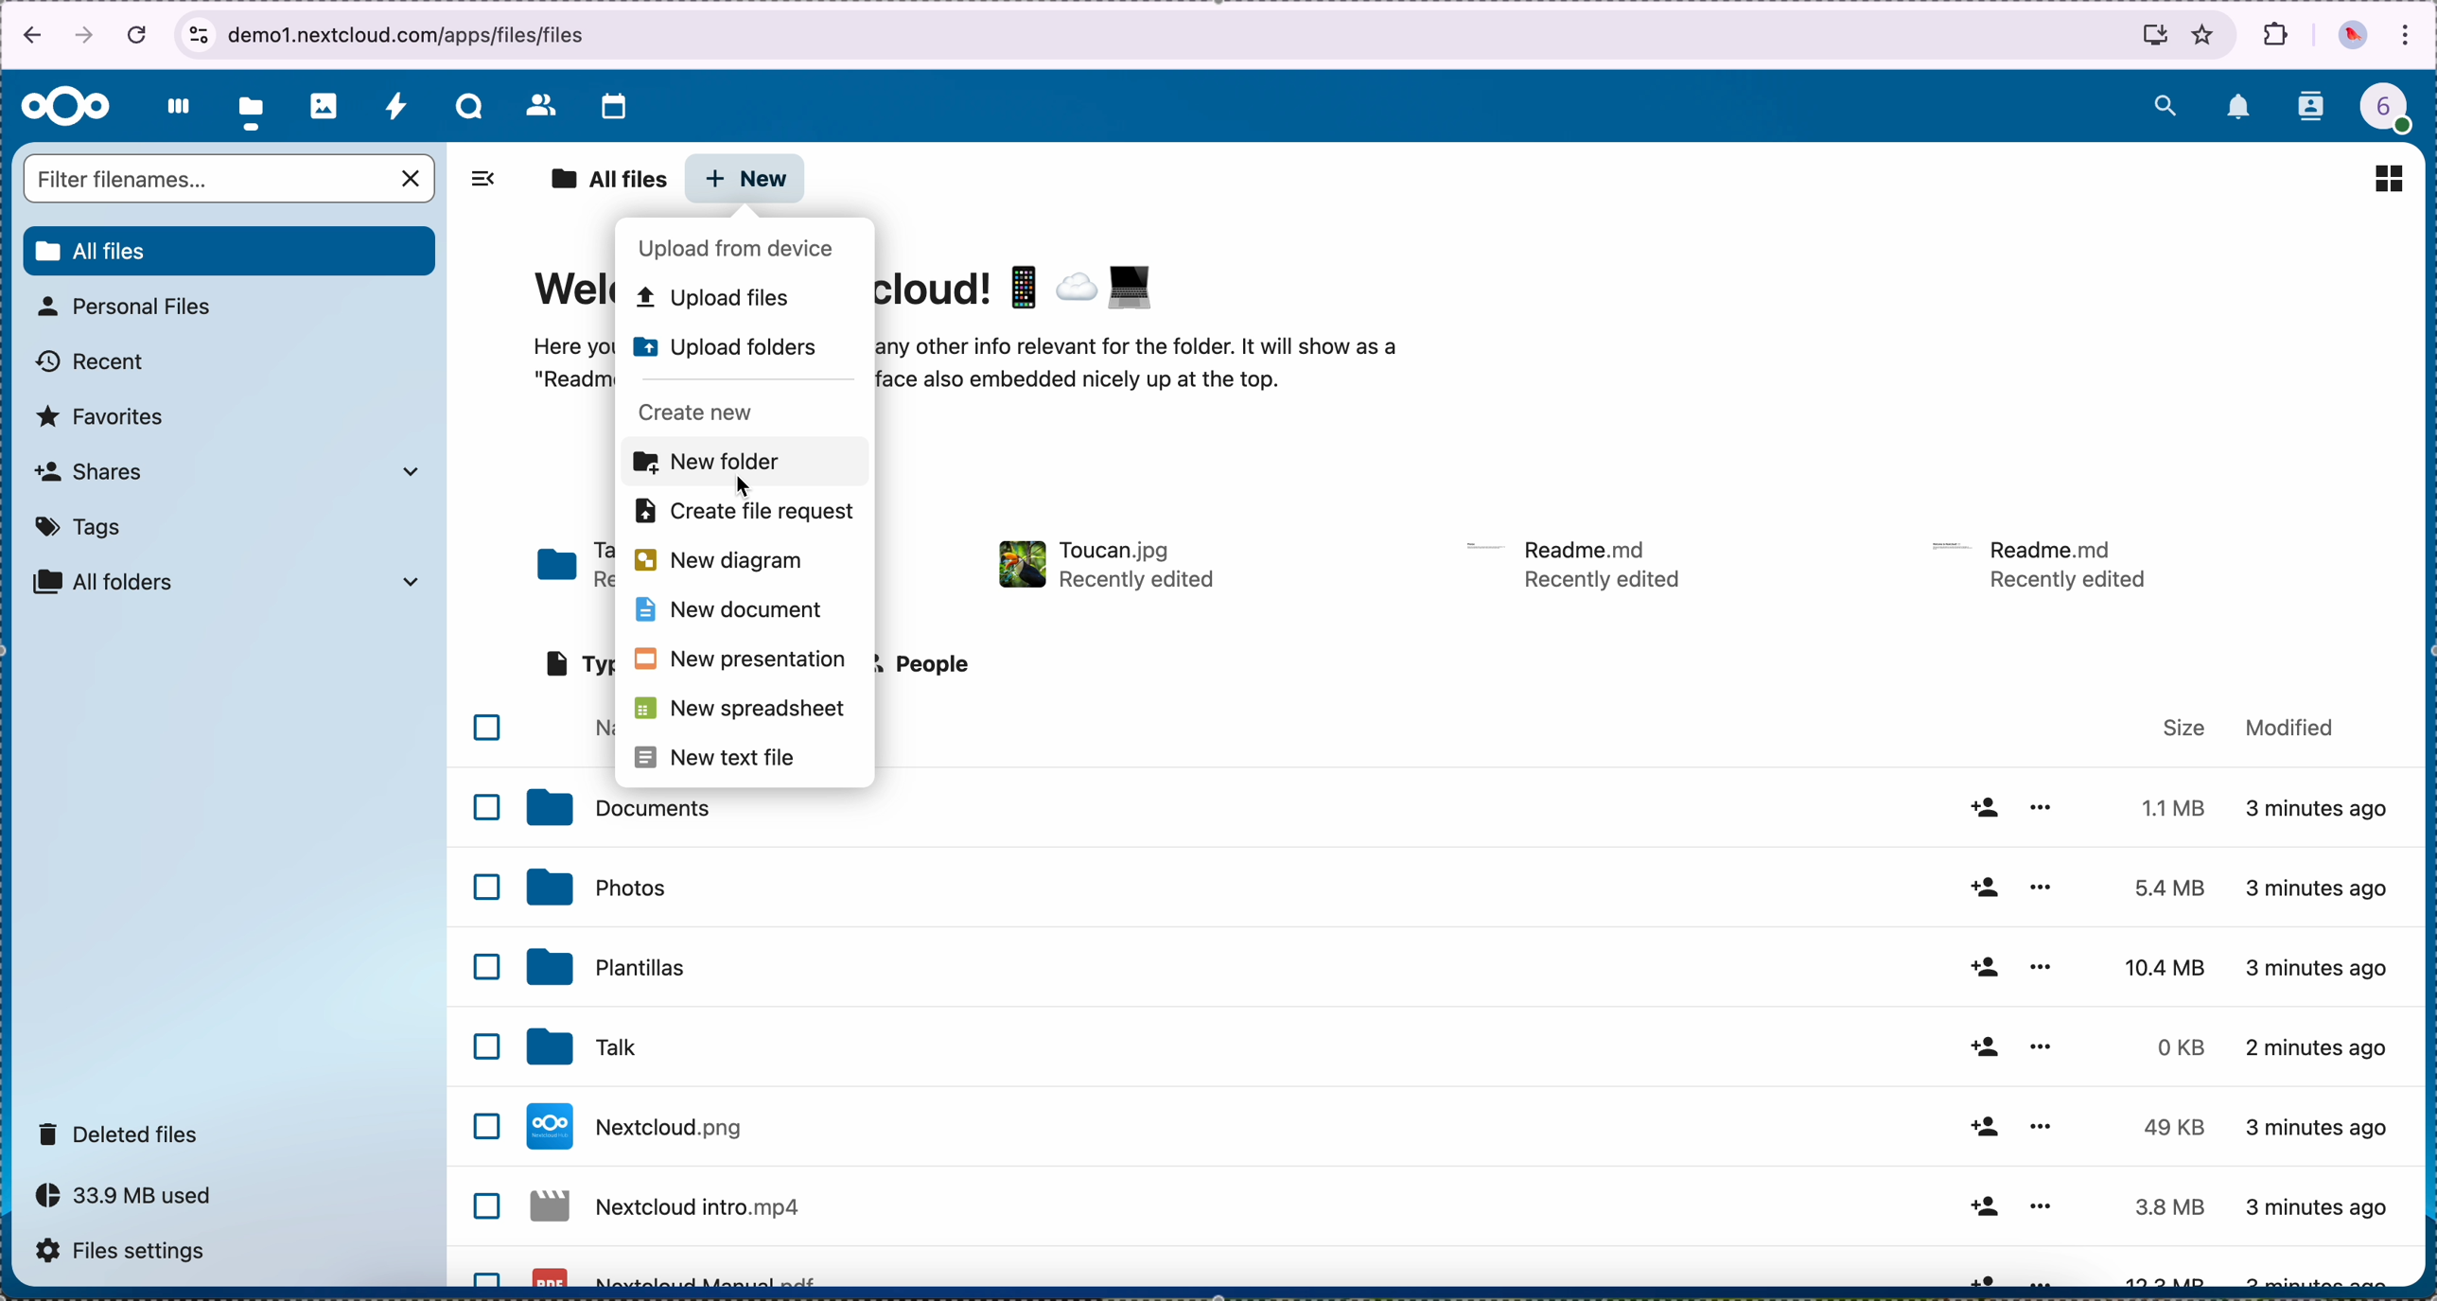  What do you see at coordinates (727, 757) in the screenshot?
I see `new text file` at bounding box center [727, 757].